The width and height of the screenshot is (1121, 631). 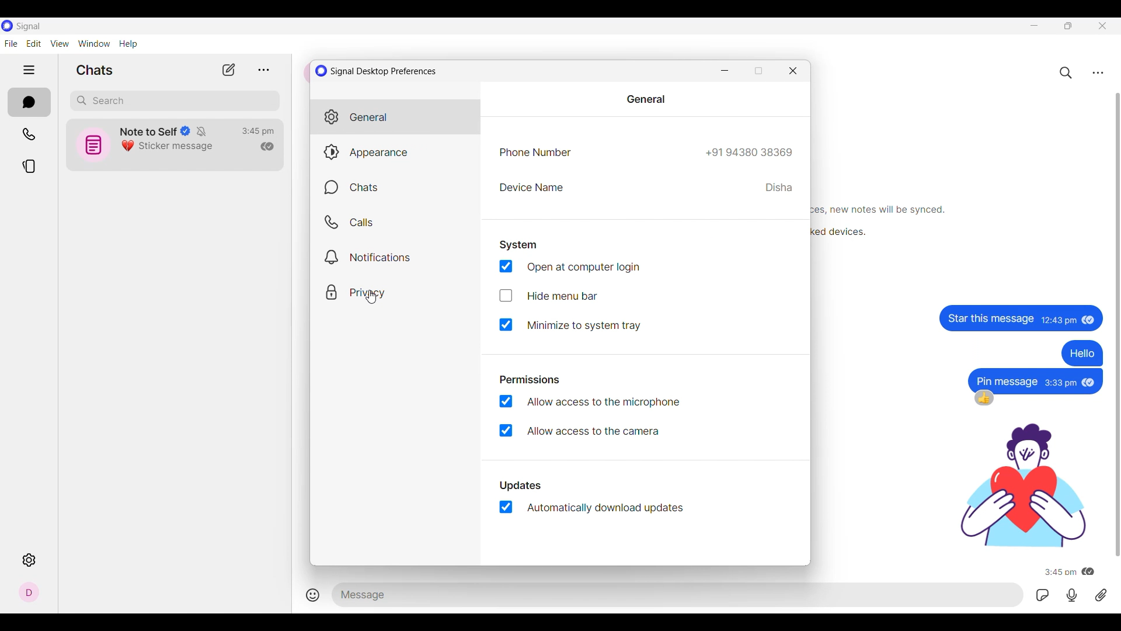 I want to click on Time of  message, so click(x=1059, y=322).